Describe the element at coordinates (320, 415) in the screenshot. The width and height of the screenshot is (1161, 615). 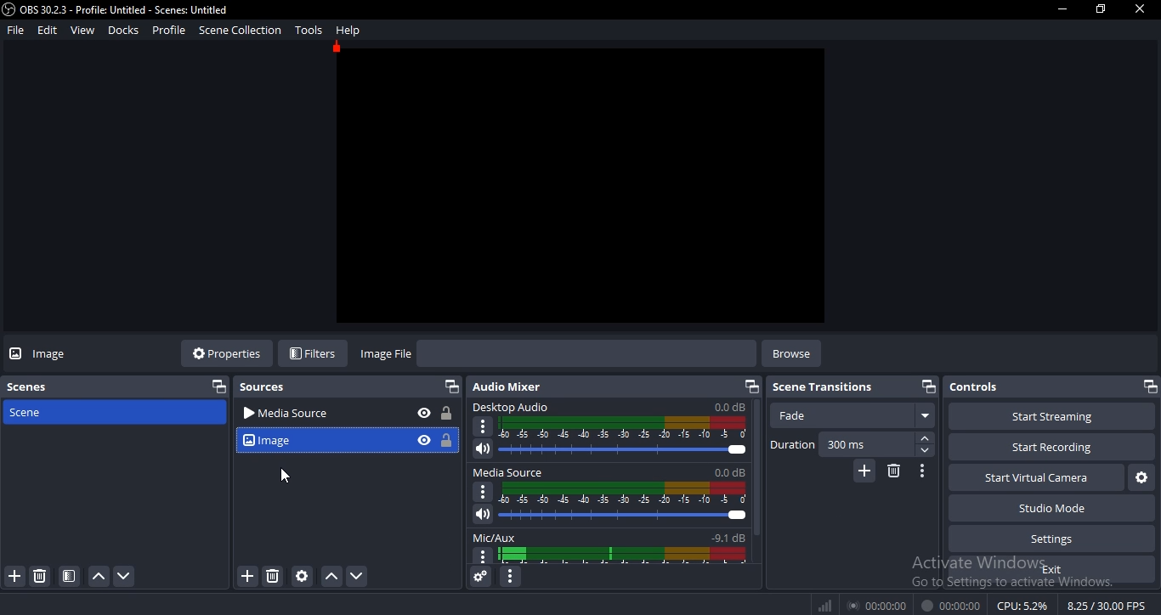
I see `media source` at that location.